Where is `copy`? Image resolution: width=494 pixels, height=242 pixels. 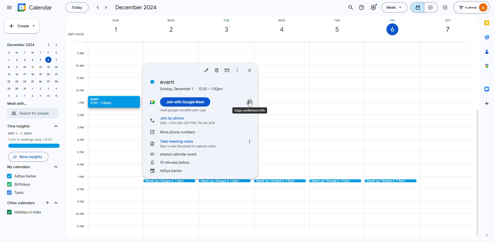 copy is located at coordinates (250, 110).